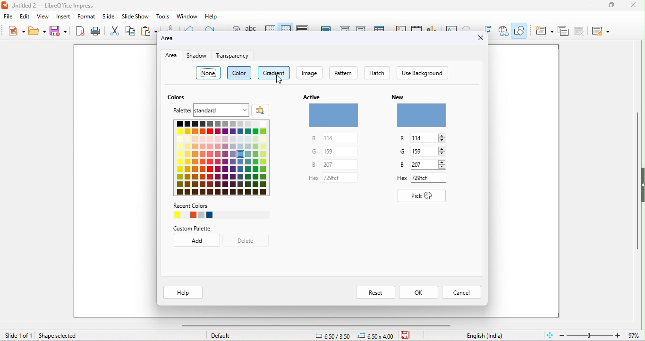 The image size is (645, 341). I want to click on start from current, so click(361, 27).